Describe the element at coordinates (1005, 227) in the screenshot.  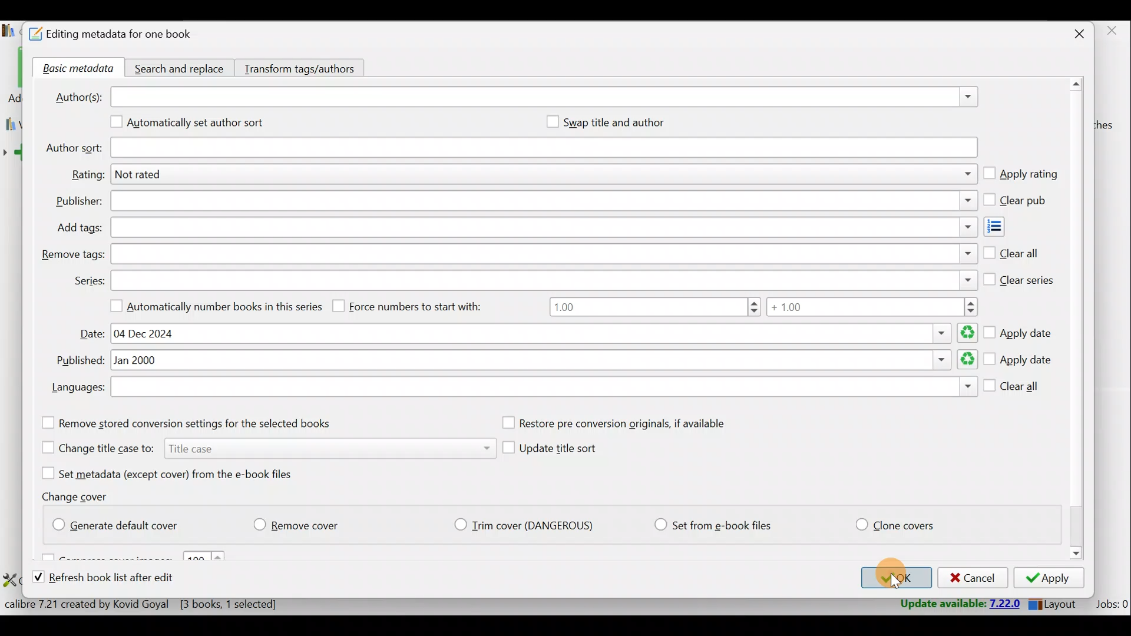
I see `Add tags` at that location.